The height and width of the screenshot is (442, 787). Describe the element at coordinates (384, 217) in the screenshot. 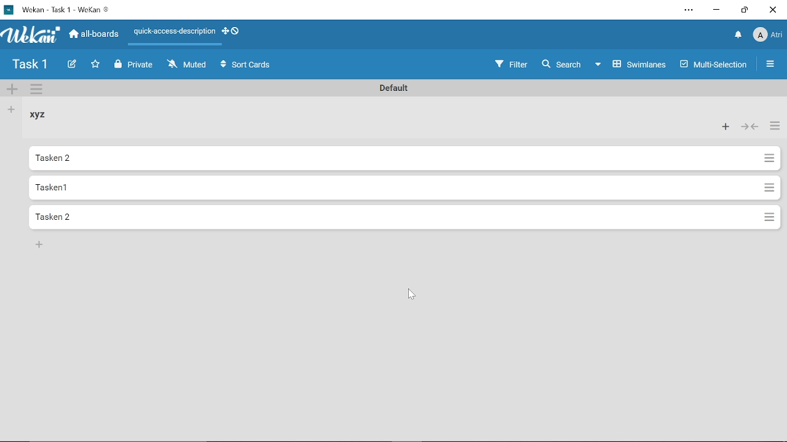

I see `Tasken 3` at that location.